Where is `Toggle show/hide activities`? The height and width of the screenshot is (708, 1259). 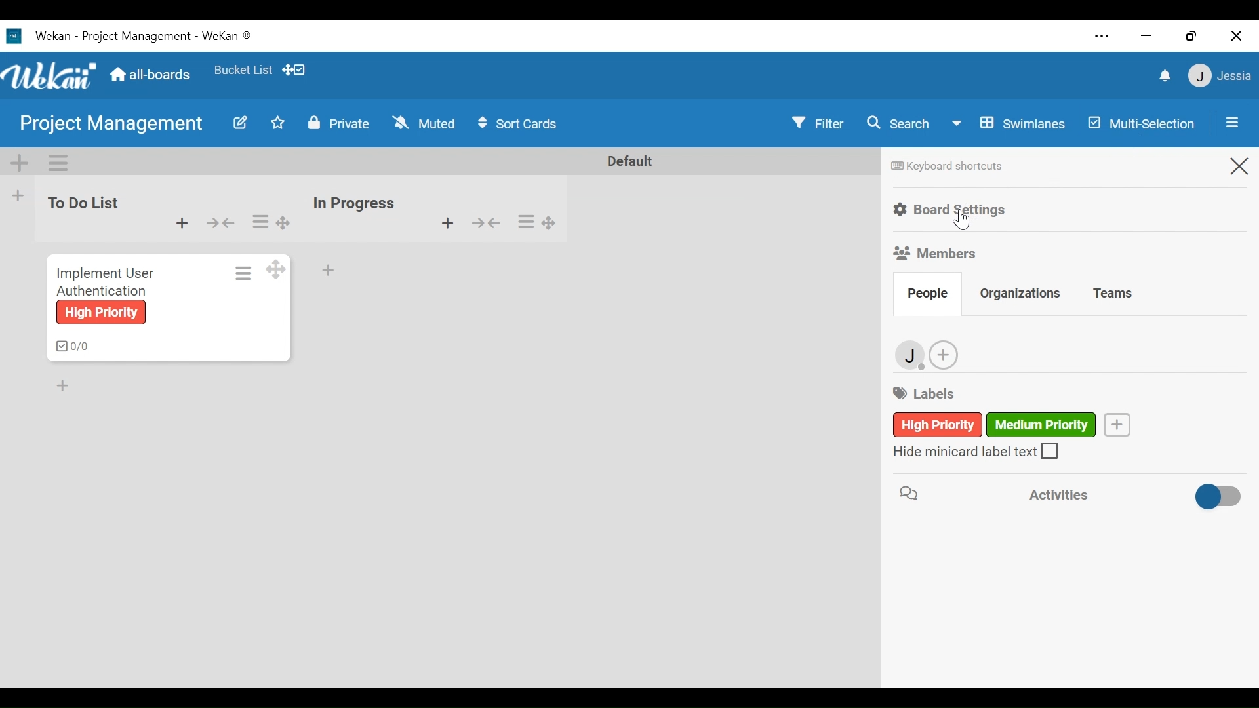
Toggle show/hide activities is located at coordinates (1202, 494).